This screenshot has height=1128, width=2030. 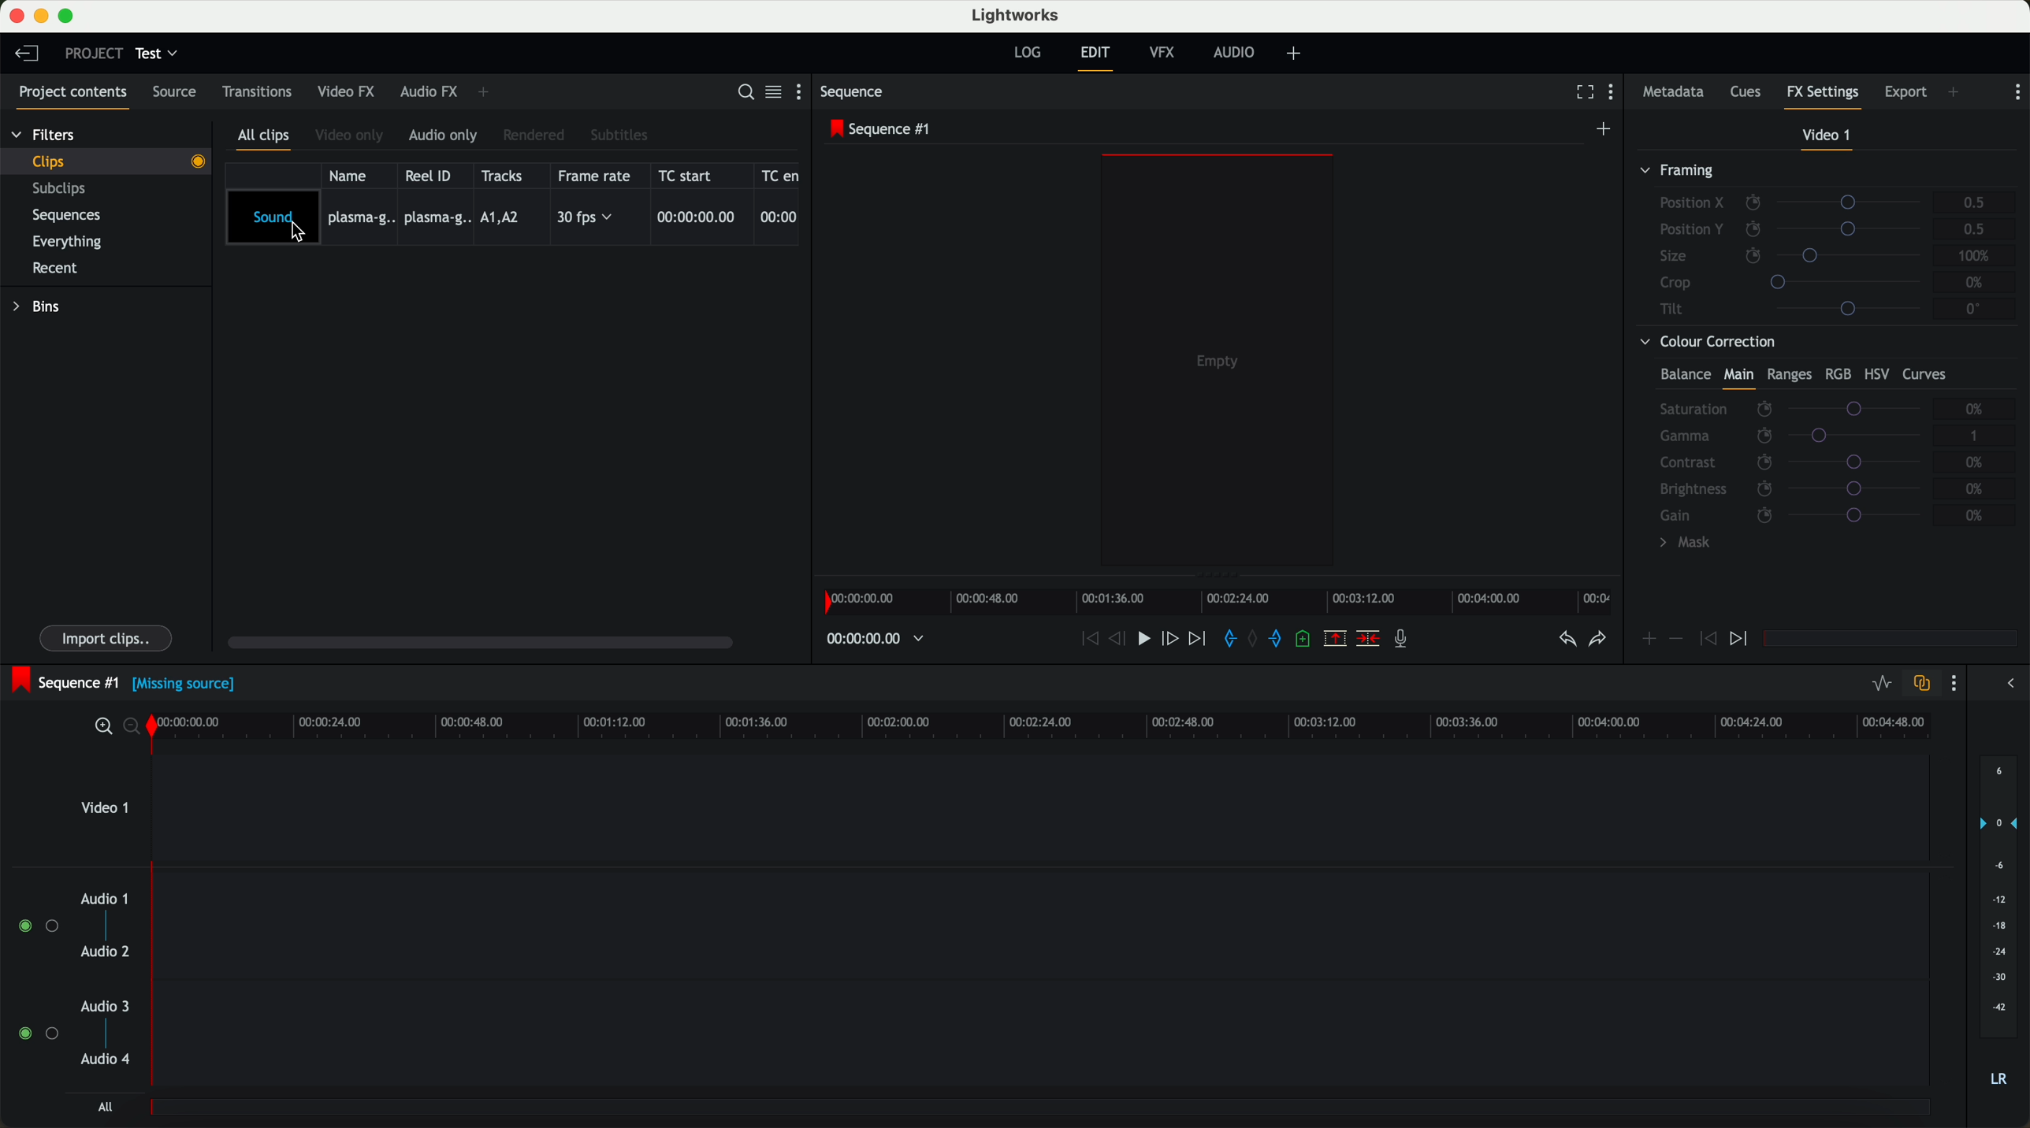 What do you see at coordinates (1053, 726) in the screenshot?
I see `timeline` at bounding box center [1053, 726].